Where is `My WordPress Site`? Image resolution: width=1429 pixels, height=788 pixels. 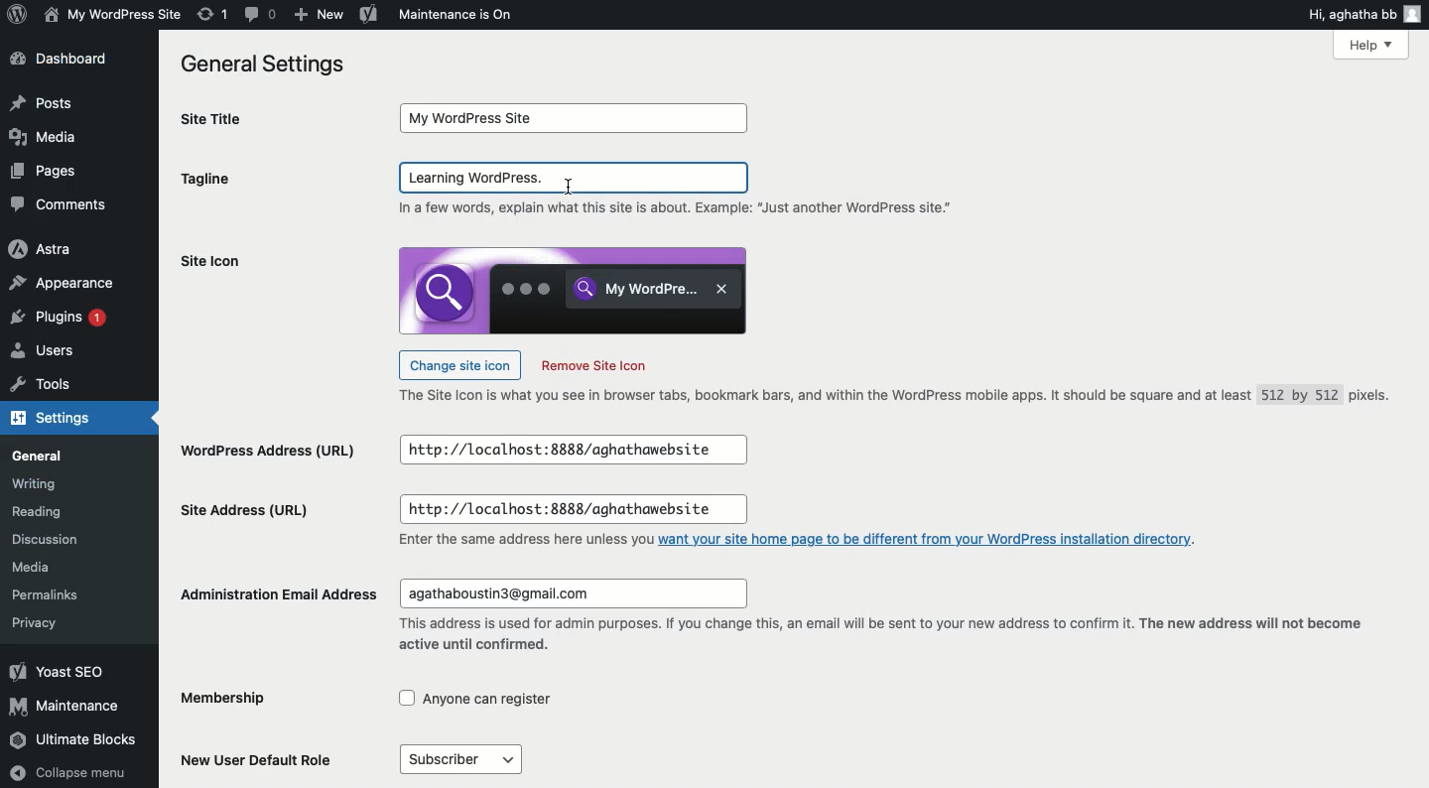 My WordPress Site is located at coordinates (110, 14).